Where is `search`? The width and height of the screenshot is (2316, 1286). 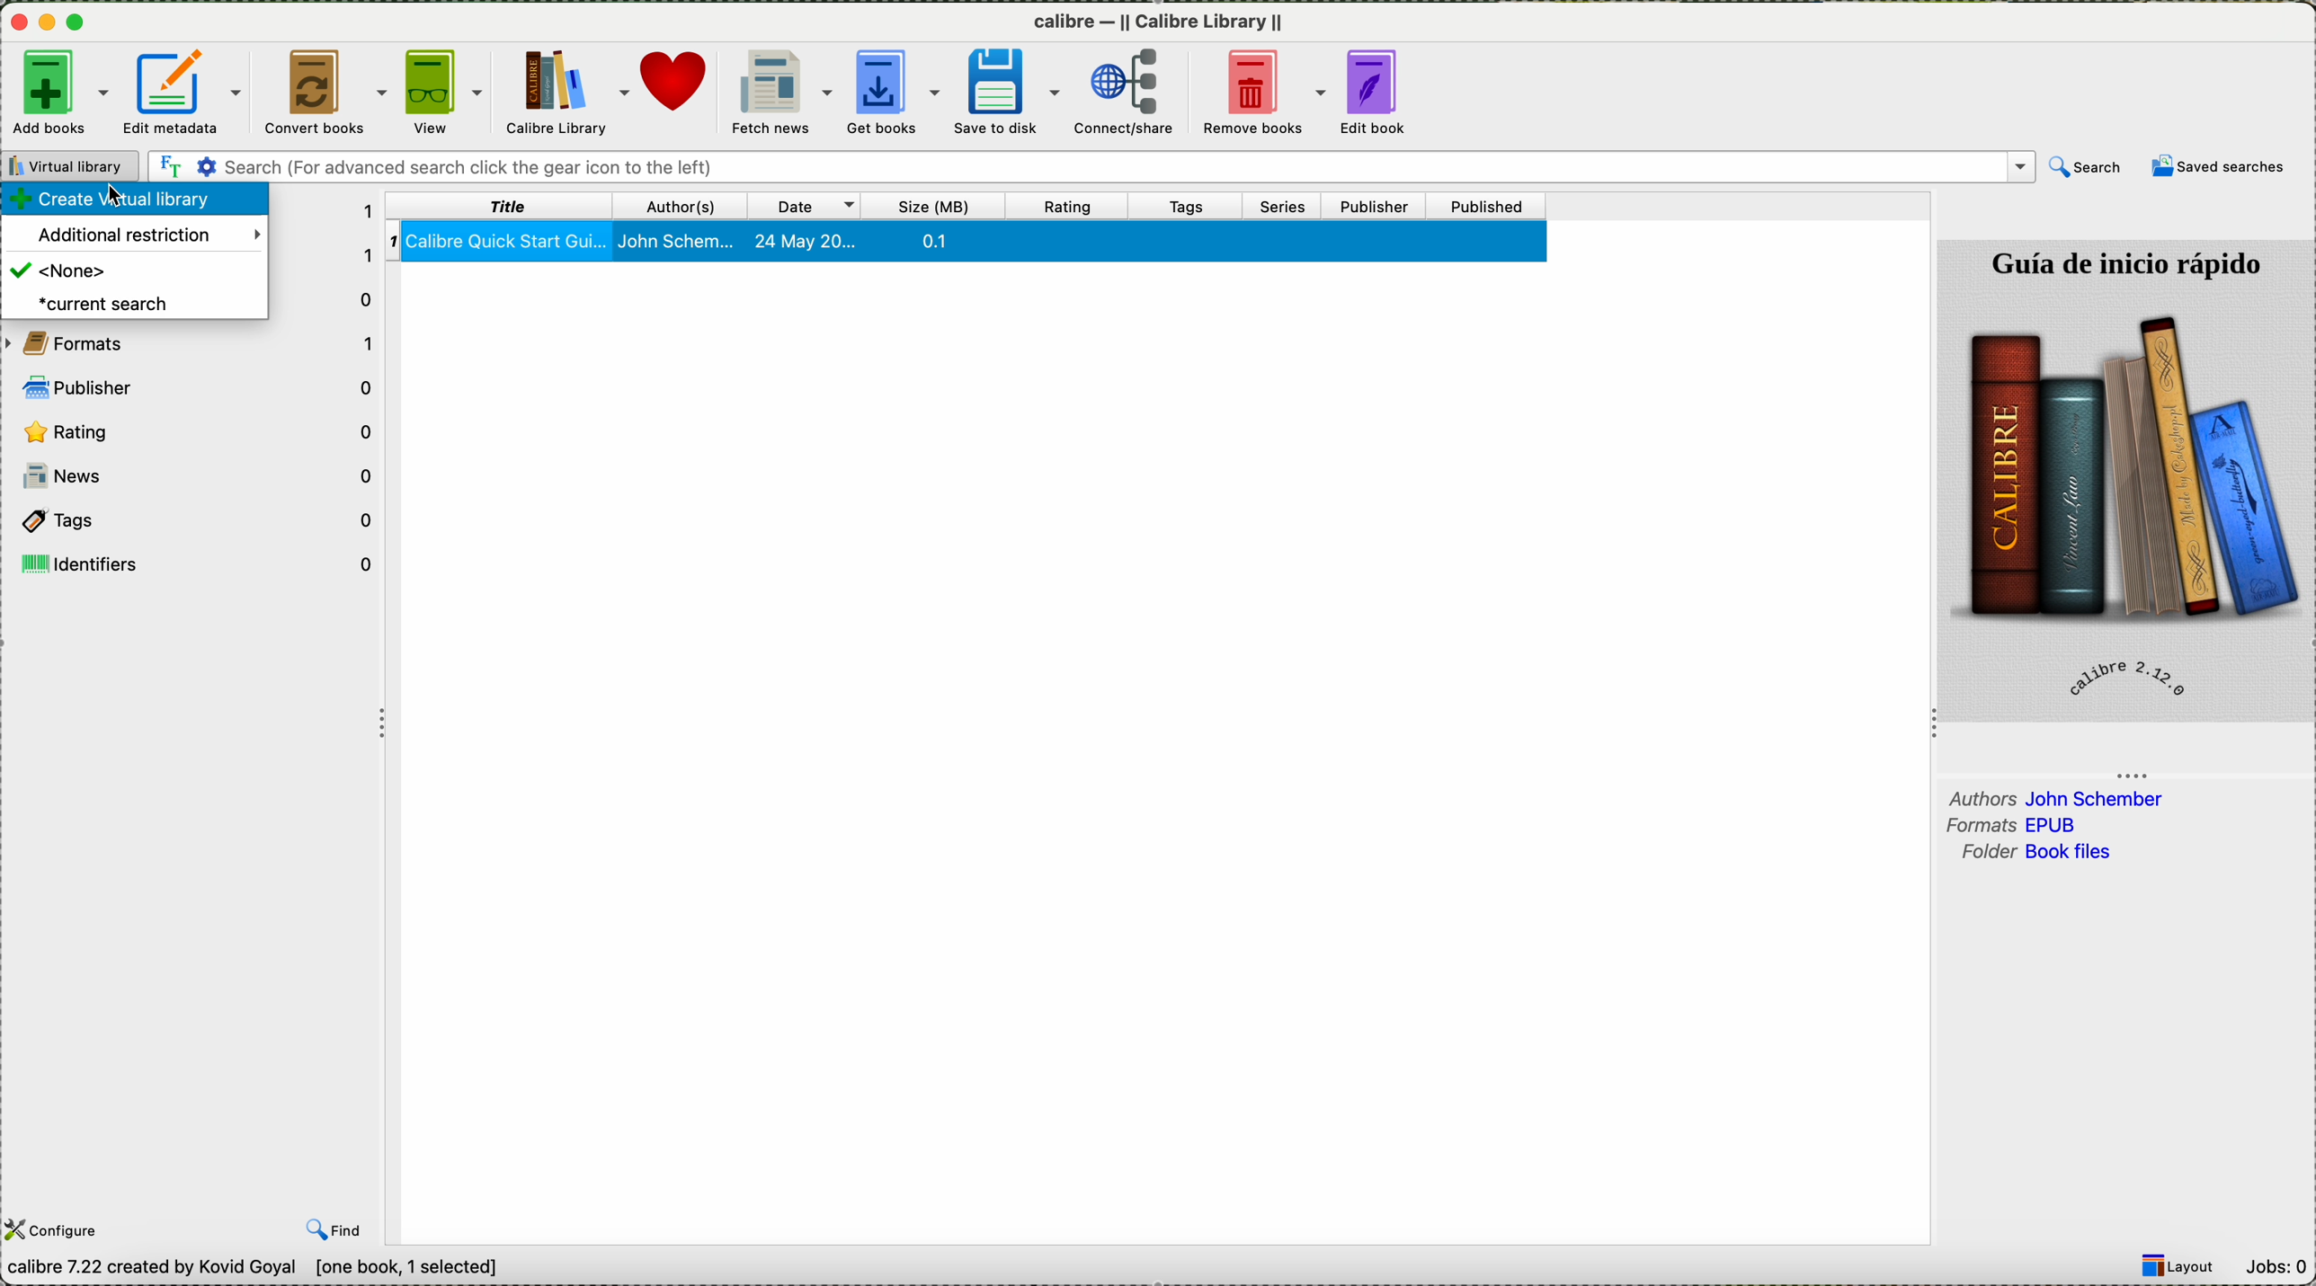
search is located at coordinates (1087, 163).